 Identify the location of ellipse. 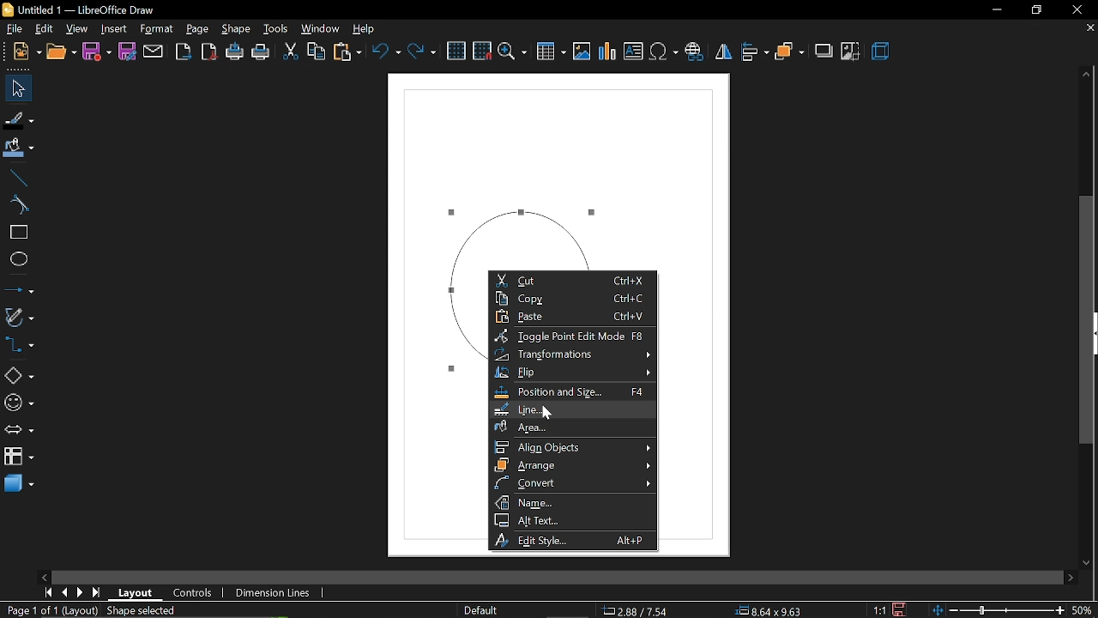
(18, 258).